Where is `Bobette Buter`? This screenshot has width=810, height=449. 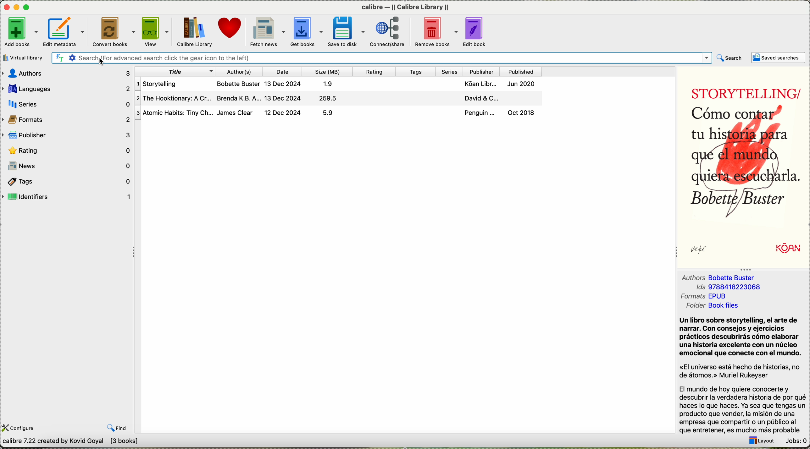 Bobette Buter is located at coordinates (239, 83).